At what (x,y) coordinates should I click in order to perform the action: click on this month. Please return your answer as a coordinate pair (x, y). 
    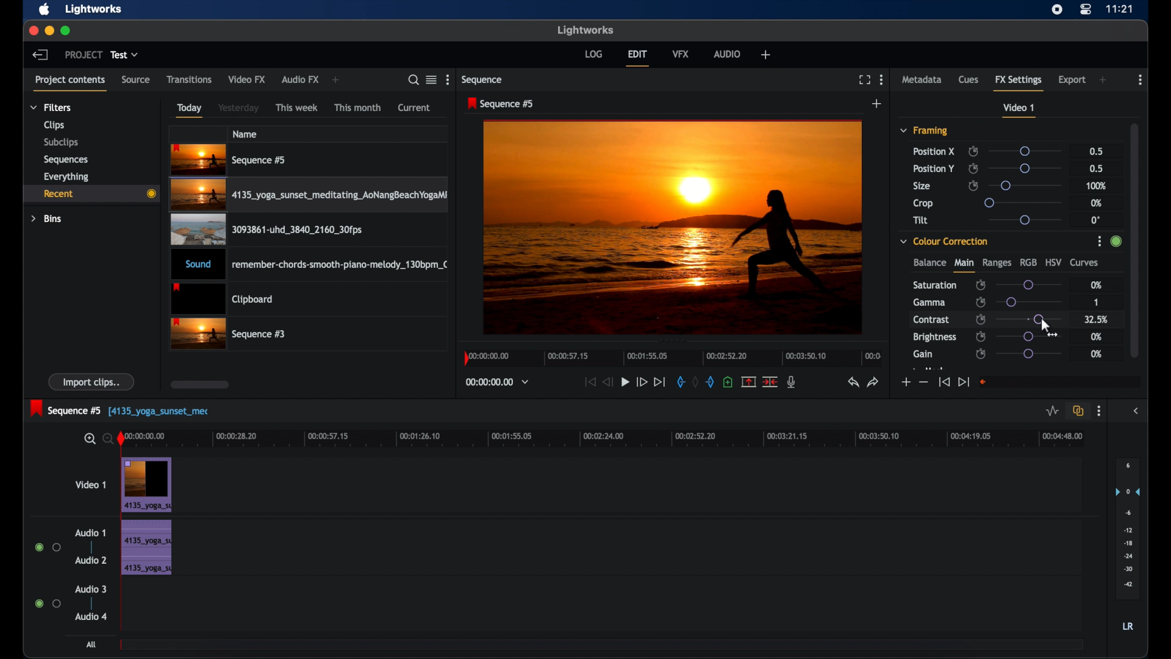
    Looking at the image, I should click on (357, 107).